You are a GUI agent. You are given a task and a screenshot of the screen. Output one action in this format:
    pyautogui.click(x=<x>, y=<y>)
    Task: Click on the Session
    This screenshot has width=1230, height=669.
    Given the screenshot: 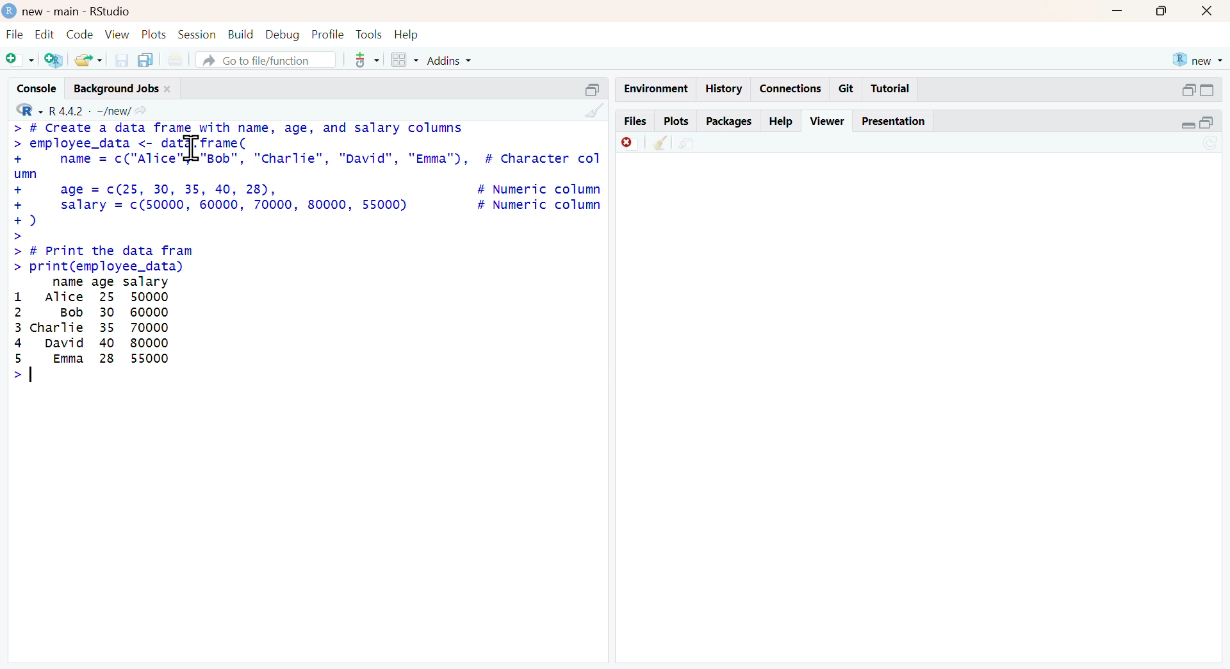 What is the action you would take?
    pyautogui.click(x=197, y=33)
    